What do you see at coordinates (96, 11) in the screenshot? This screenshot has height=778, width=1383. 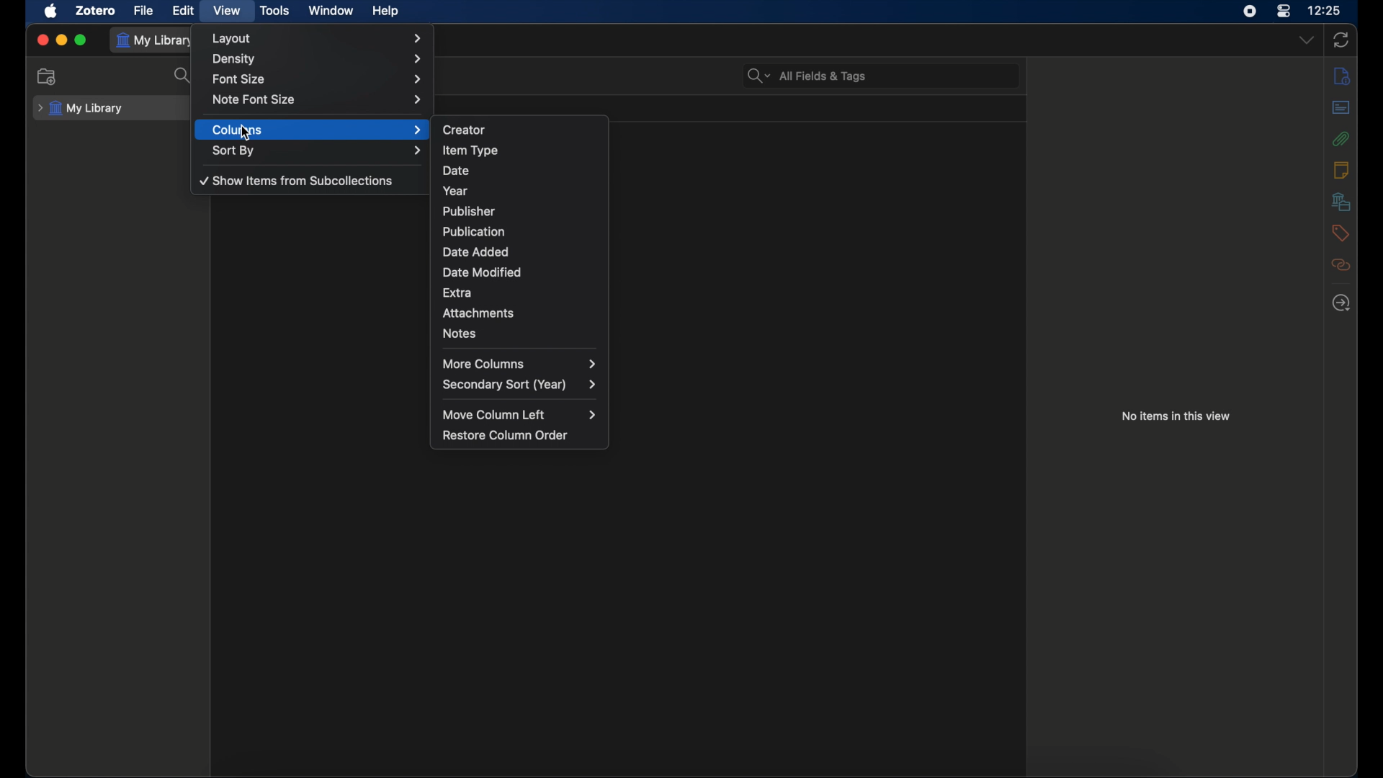 I see `zotero` at bounding box center [96, 11].